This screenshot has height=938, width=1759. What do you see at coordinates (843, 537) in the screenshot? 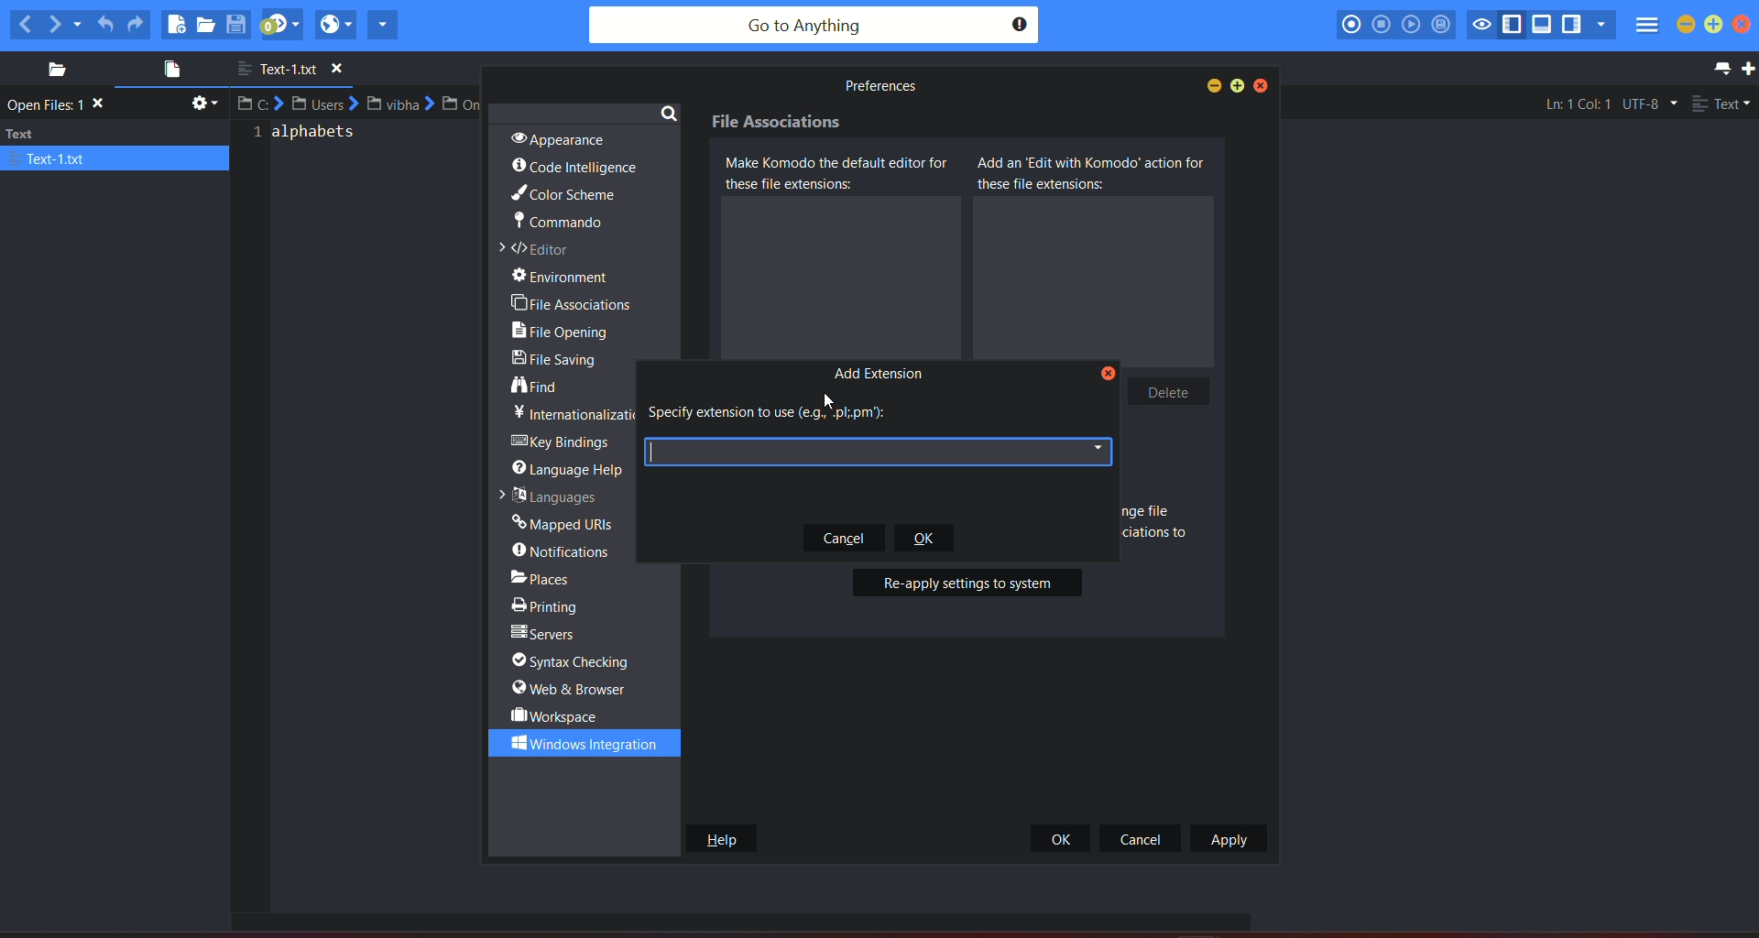
I see `cancel` at bounding box center [843, 537].